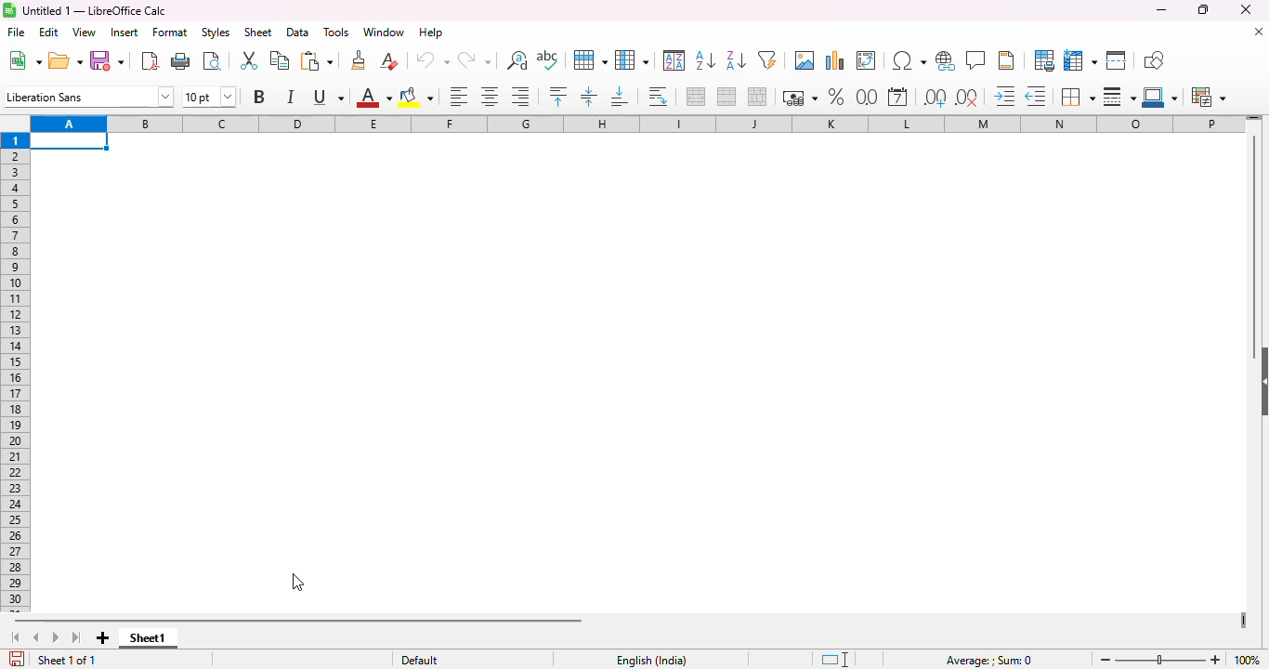 The image size is (1269, 669). What do you see at coordinates (1080, 60) in the screenshot?
I see `freeze rows and columns` at bounding box center [1080, 60].